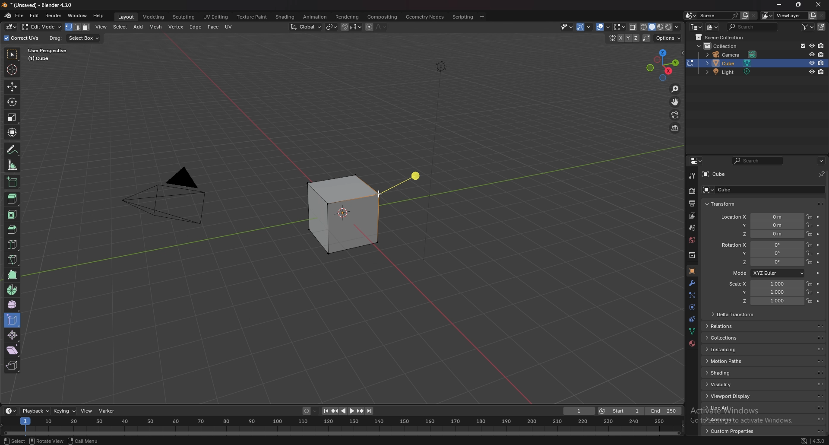  I want to click on editor type, so click(697, 161).